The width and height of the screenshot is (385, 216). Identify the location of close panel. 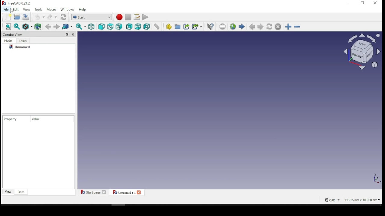
(74, 34).